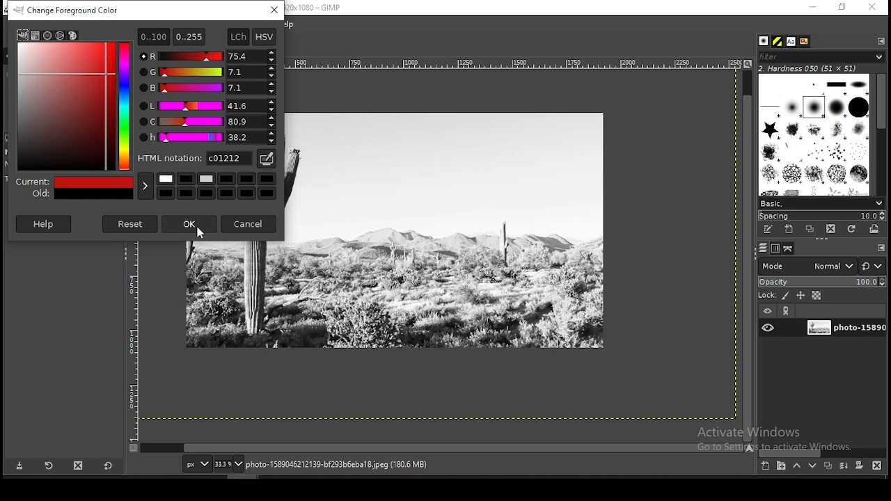 The height and width of the screenshot is (501, 891). What do you see at coordinates (820, 202) in the screenshot?
I see `select brush preset` at bounding box center [820, 202].